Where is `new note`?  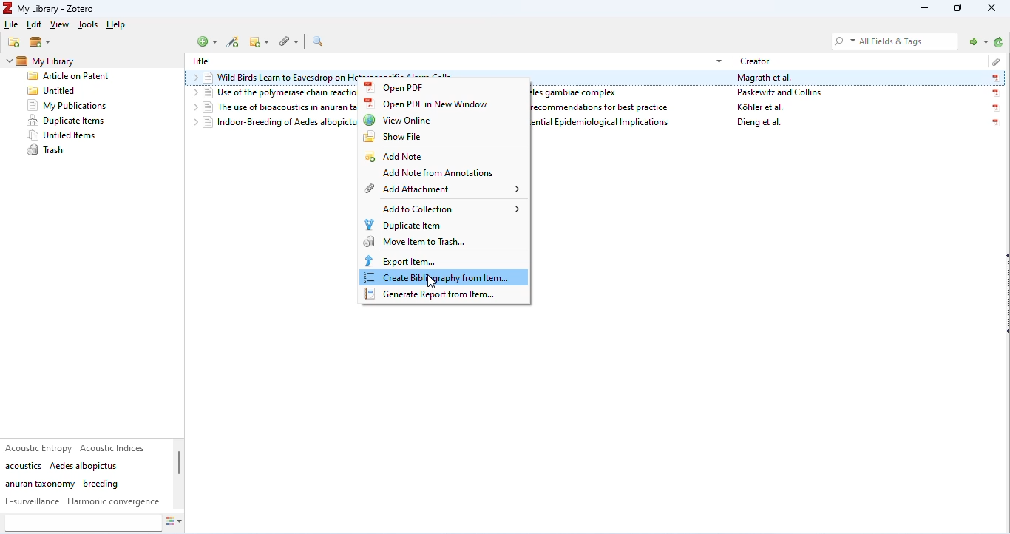
new note is located at coordinates (259, 41).